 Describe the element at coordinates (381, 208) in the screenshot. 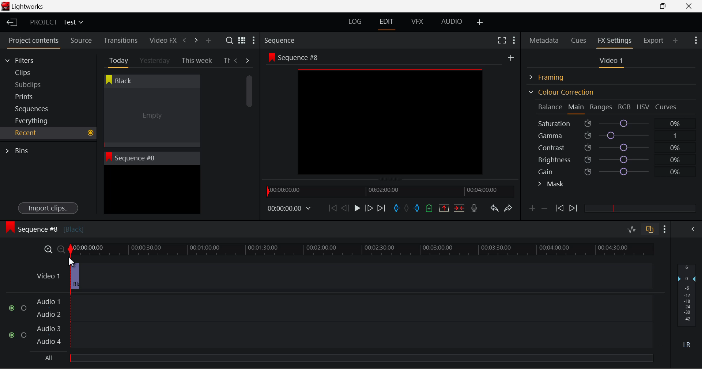

I see `To End` at that location.